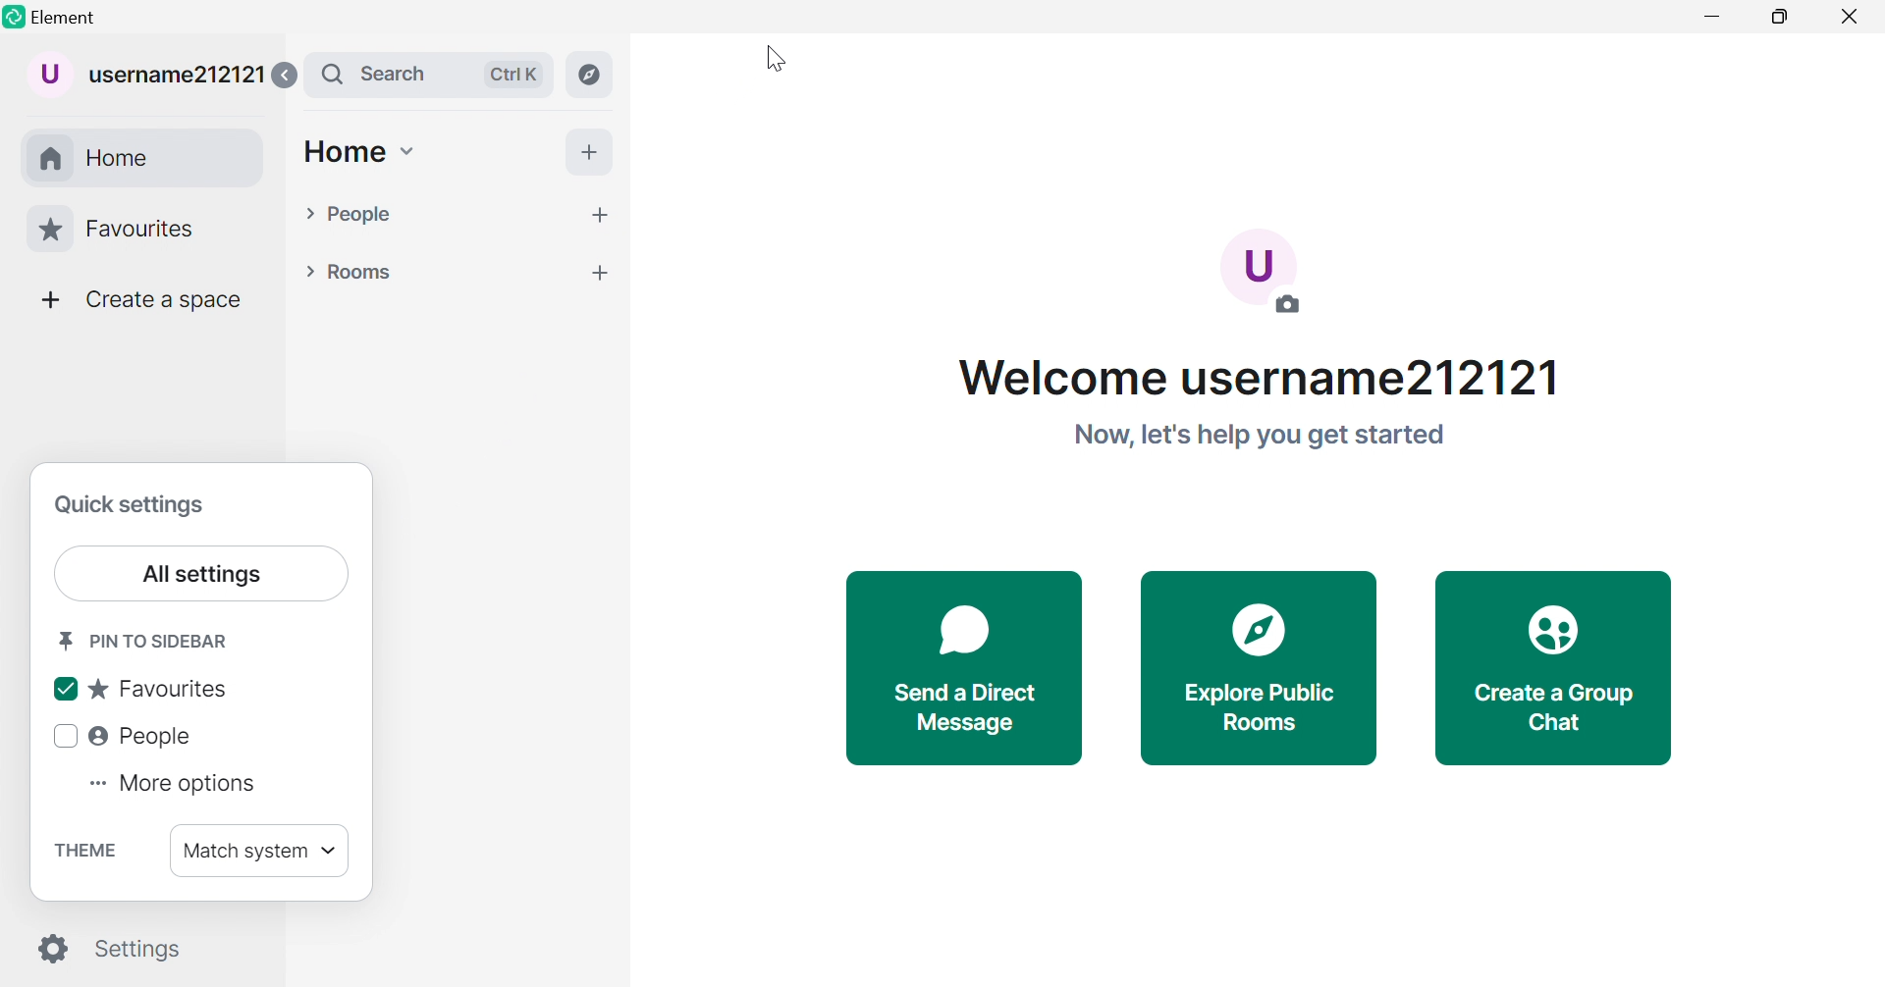  I want to click on More, so click(589, 151).